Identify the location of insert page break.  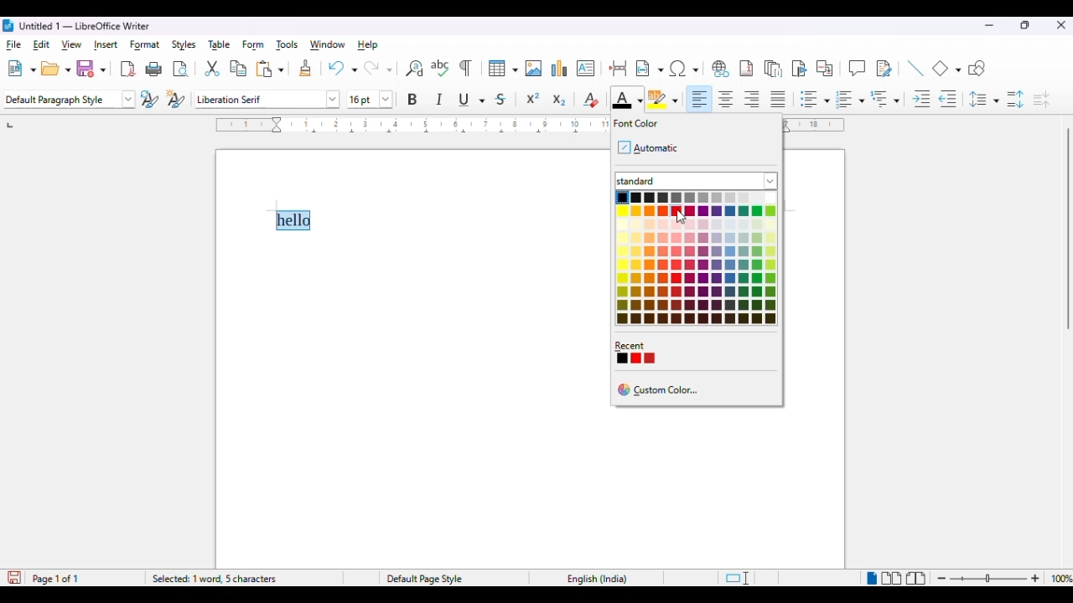
(619, 68).